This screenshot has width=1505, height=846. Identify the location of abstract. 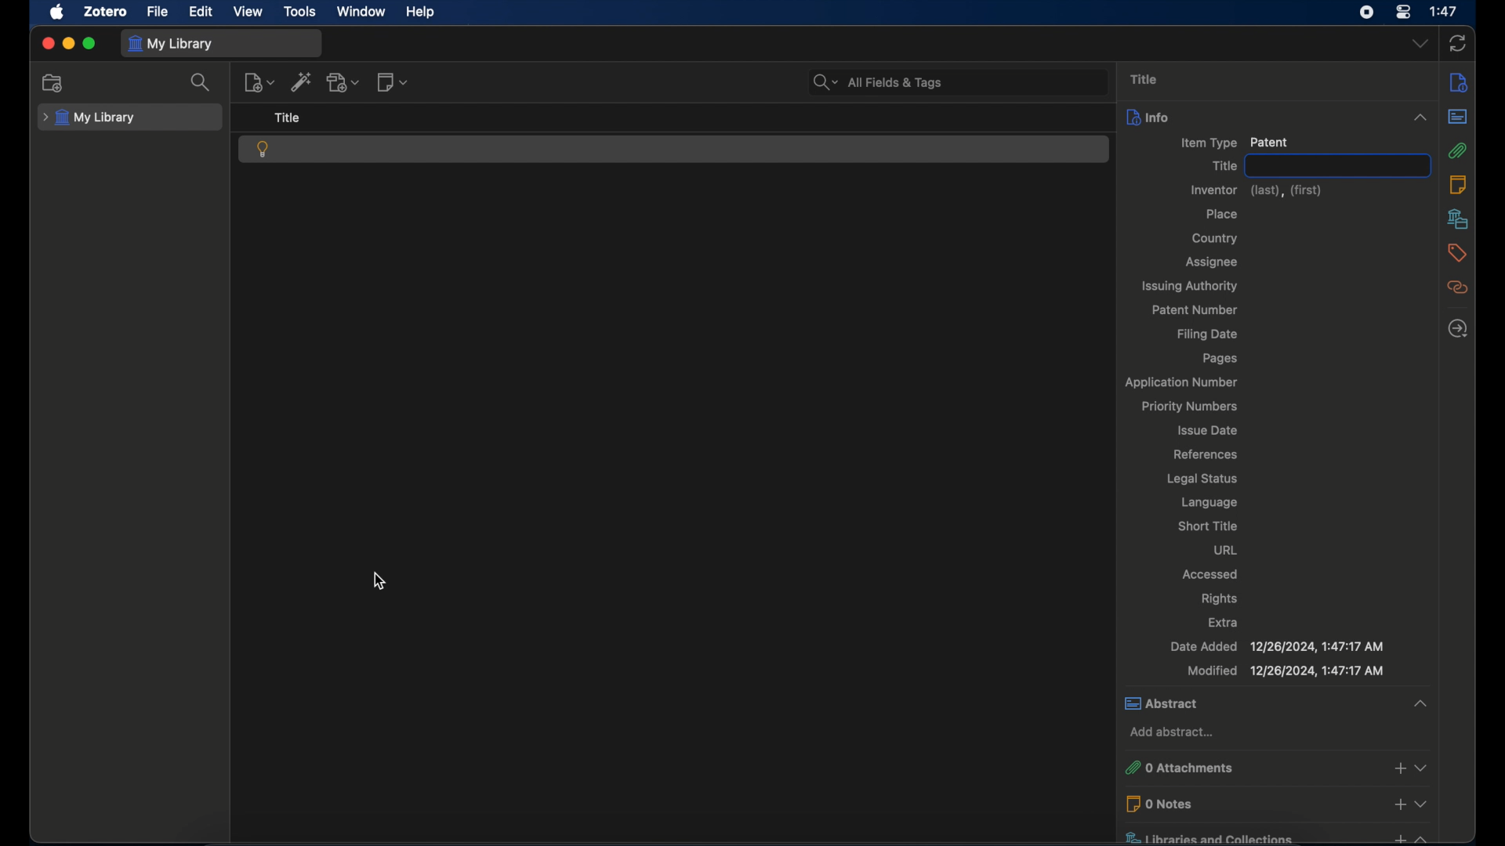
(1459, 117).